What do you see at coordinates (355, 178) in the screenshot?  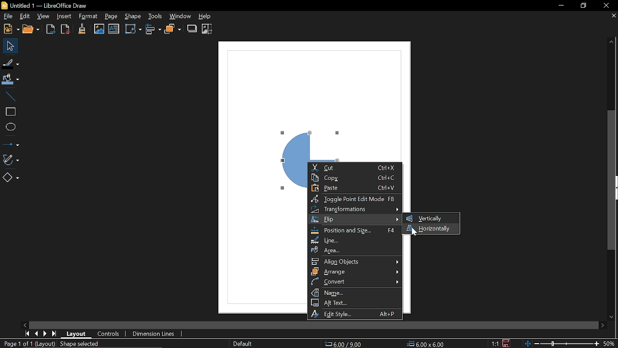 I see `Copy` at bounding box center [355, 178].